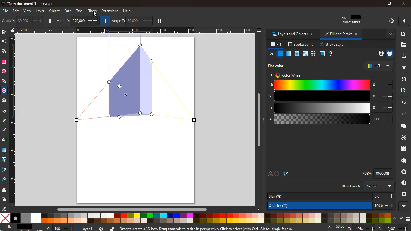 Image resolution: width=411 pixels, height=231 pixels. I want to click on object, so click(54, 11).